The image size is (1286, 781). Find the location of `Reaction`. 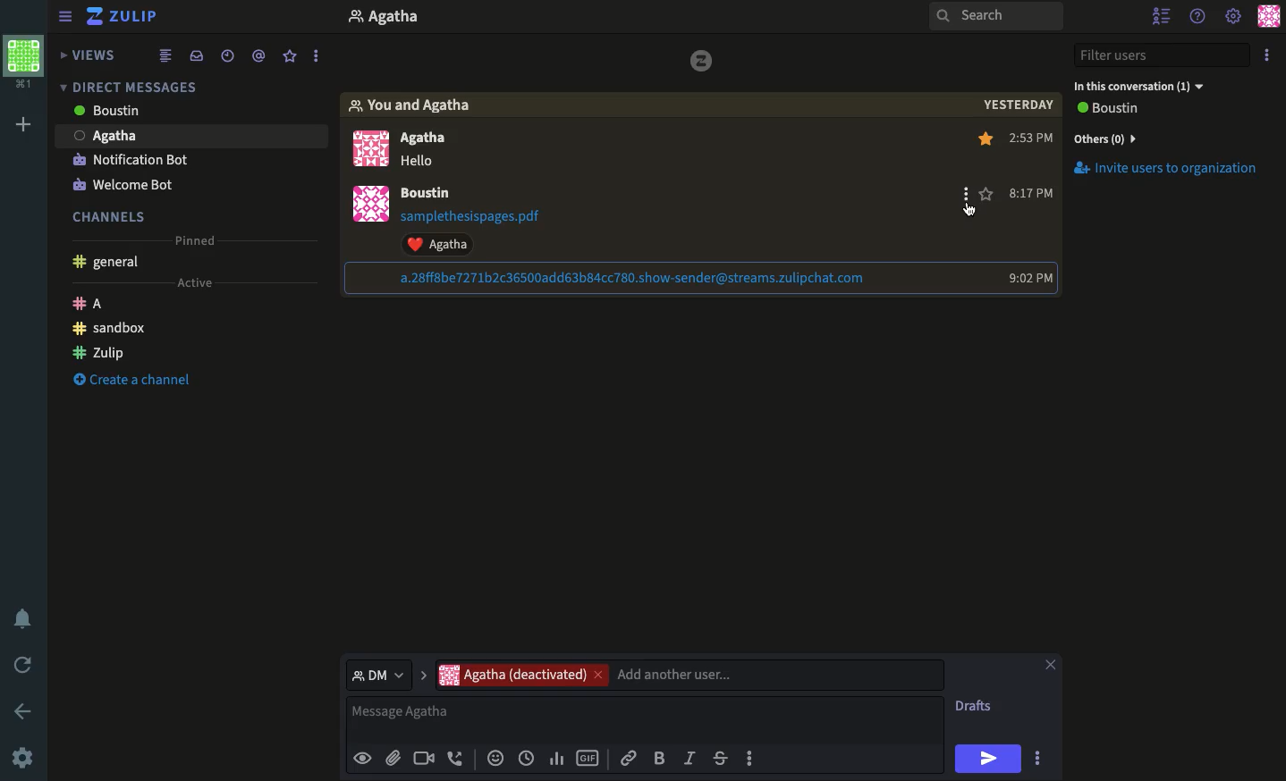

Reaction is located at coordinates (447, 244).